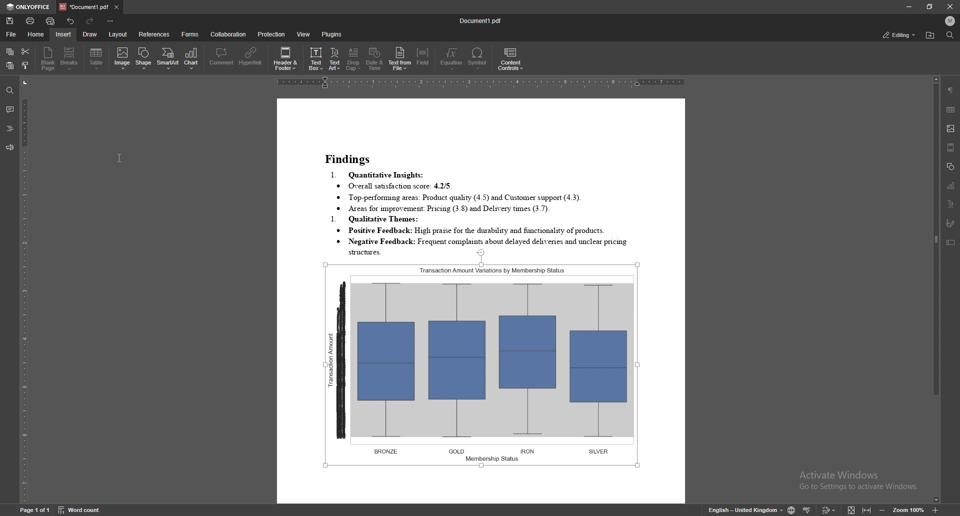 The width and height of the screenshot is (960, 516). Describe the element at coordinates (477, 58) in the screenshot. I see `symbol` at that location.